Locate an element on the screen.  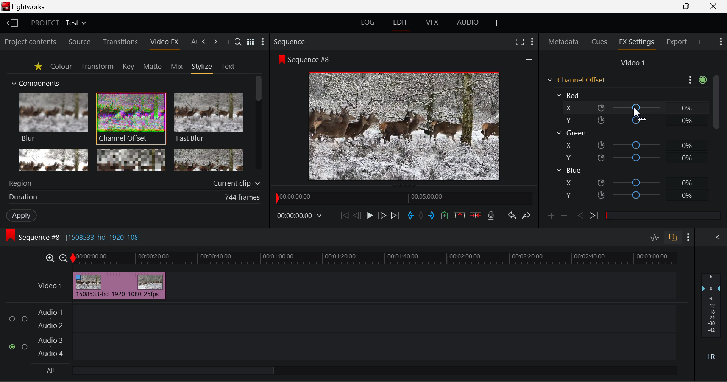
Red is located at coordinates (569, 95).